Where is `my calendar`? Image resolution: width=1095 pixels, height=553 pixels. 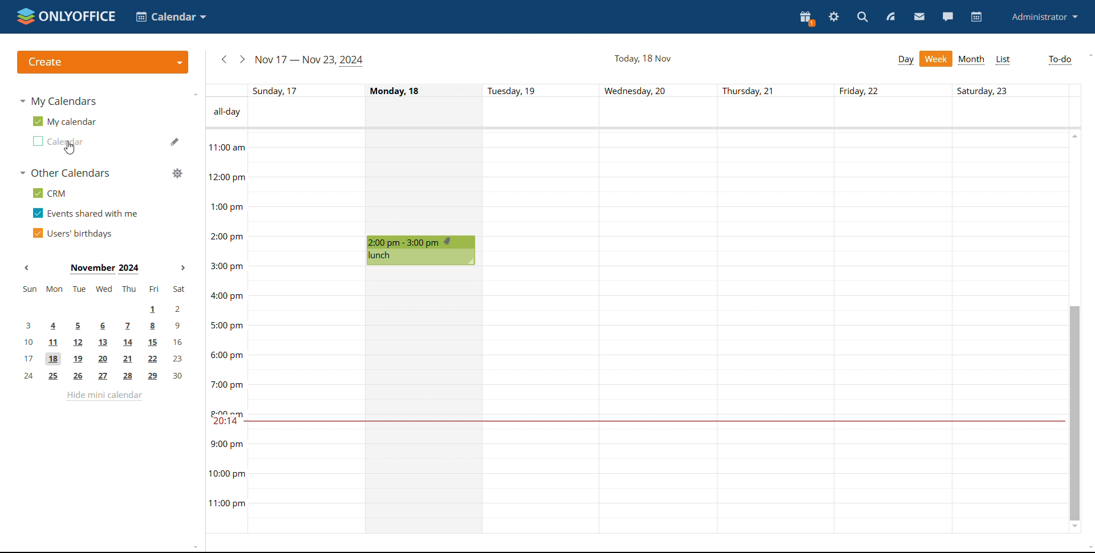
my calendar is located at coordinates (66, 121).